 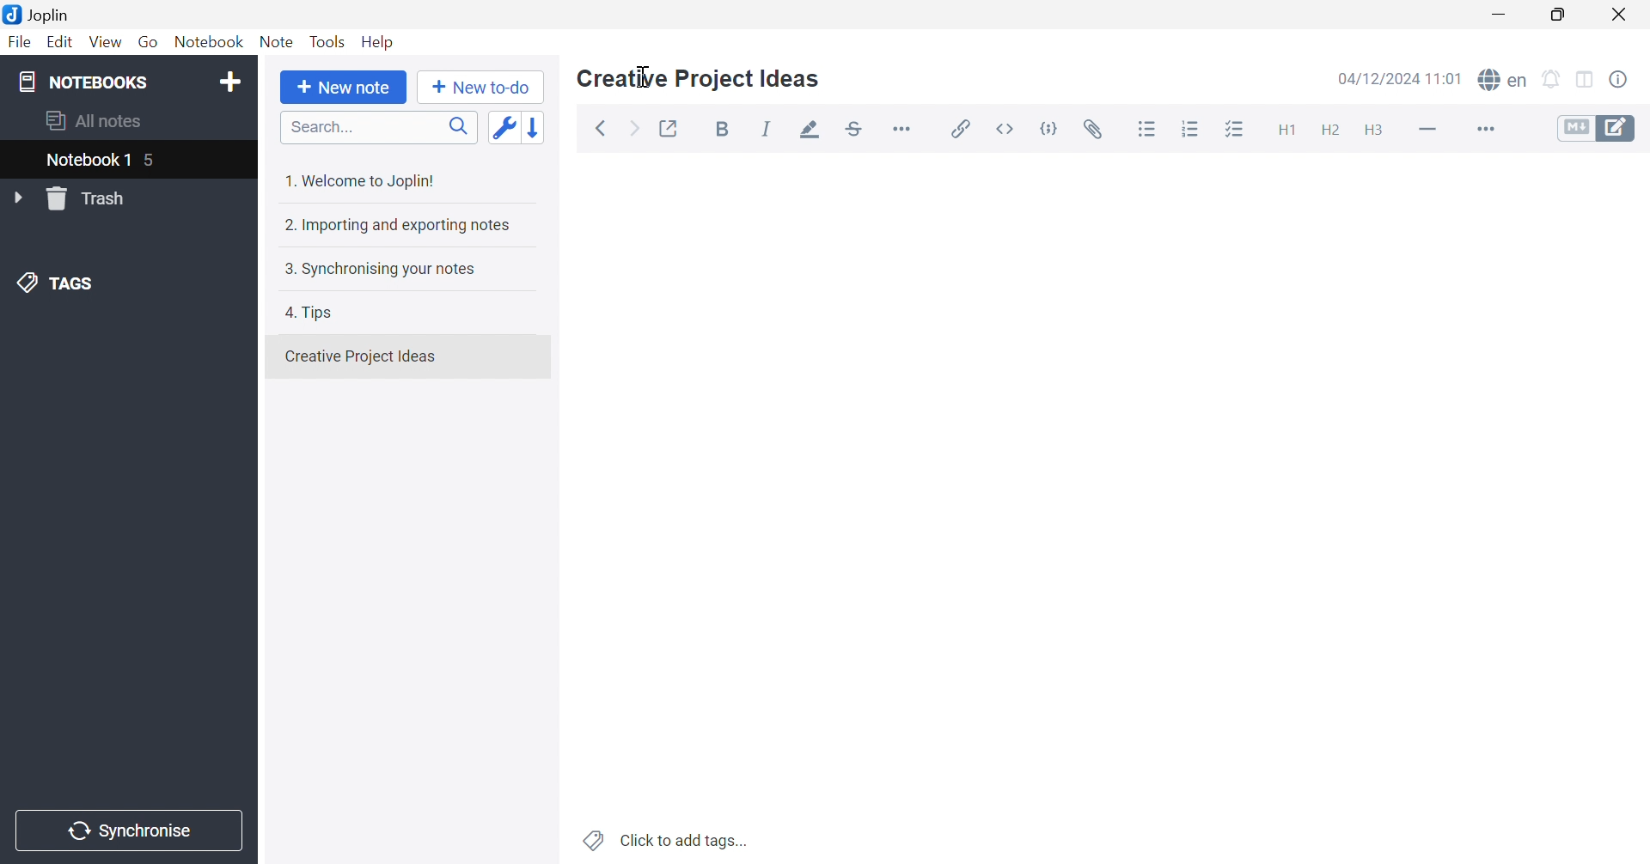 What do you see at coordinates (697, 79) in the screenshot?
I see `Creative Project Ideas` at bounding box center [697, 79].